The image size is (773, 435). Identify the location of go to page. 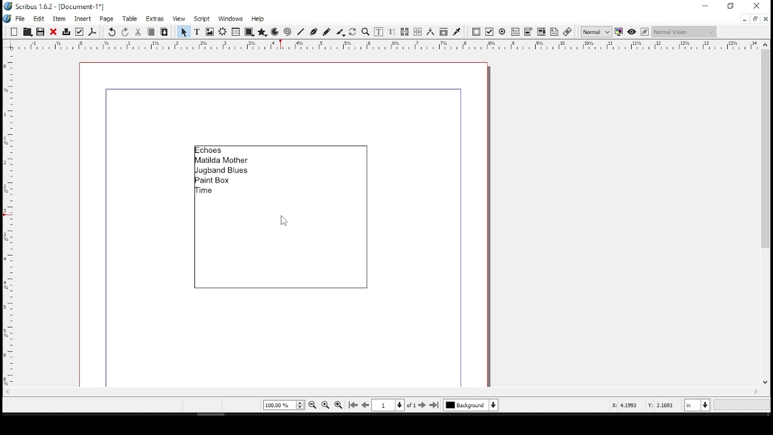
(394, 405).